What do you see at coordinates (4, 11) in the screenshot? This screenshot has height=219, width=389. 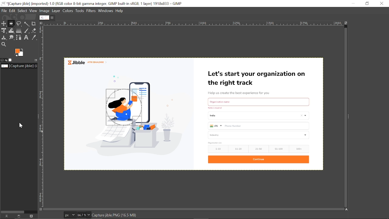 I see `File` at bounding box center [4, 11].